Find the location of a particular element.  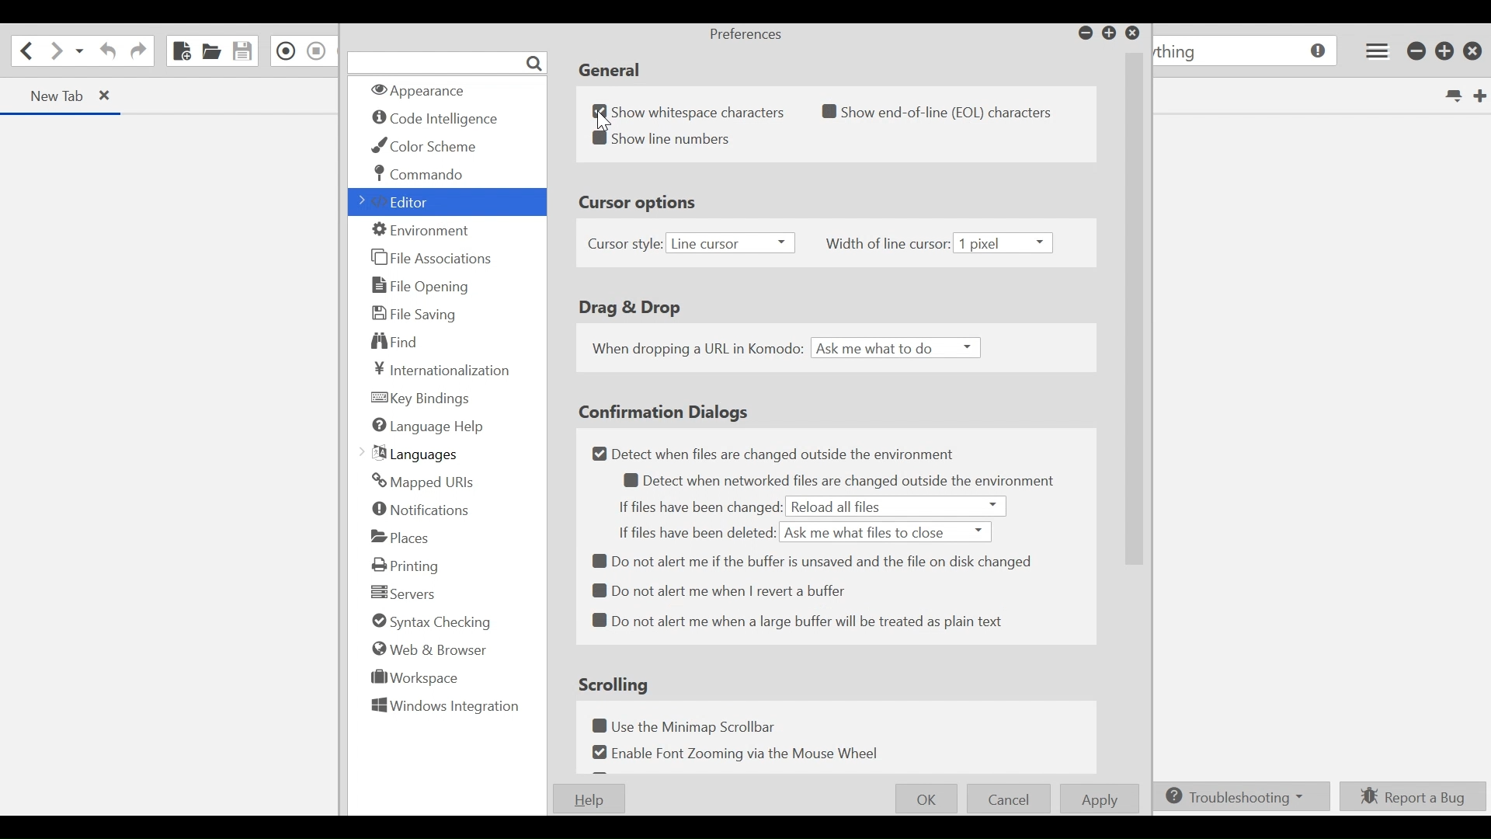

Troubleshooting is located at coordinates (1237, 797).